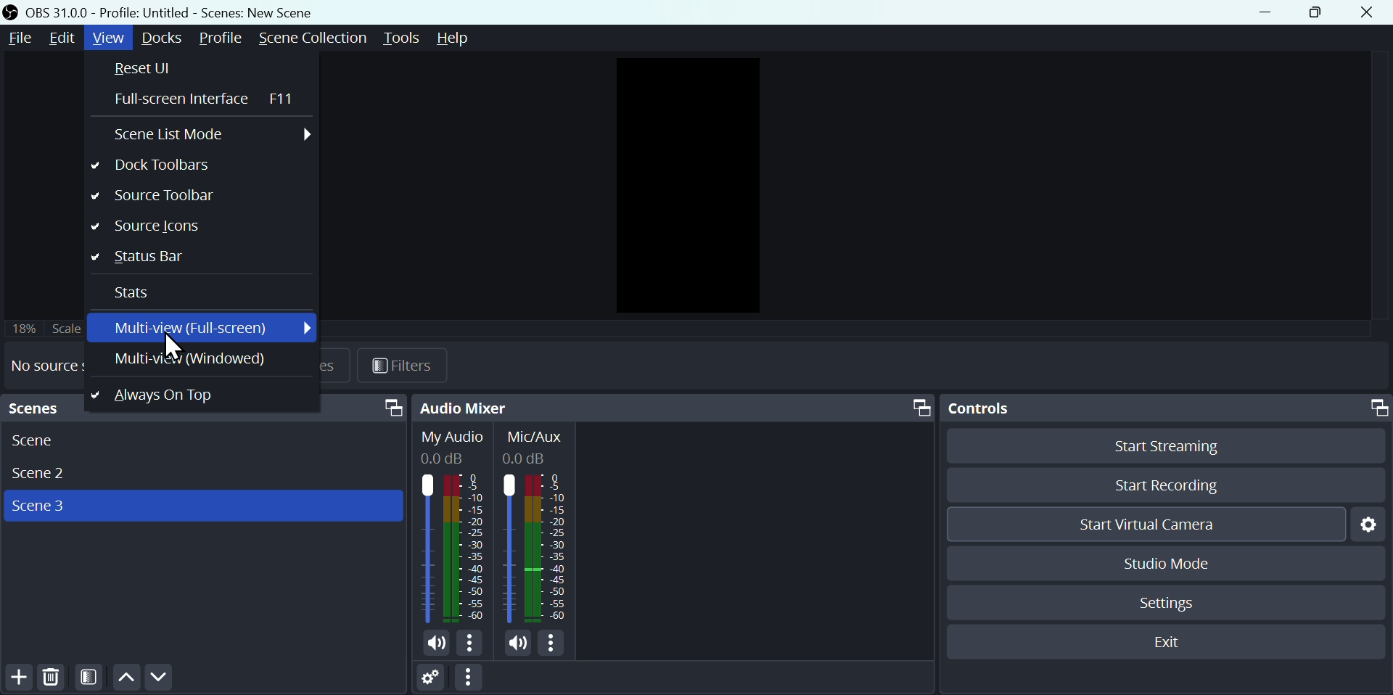 Image resolution: width=1393 pixels, height=695 pixels. I want to click on Filter, so click(90, 679).